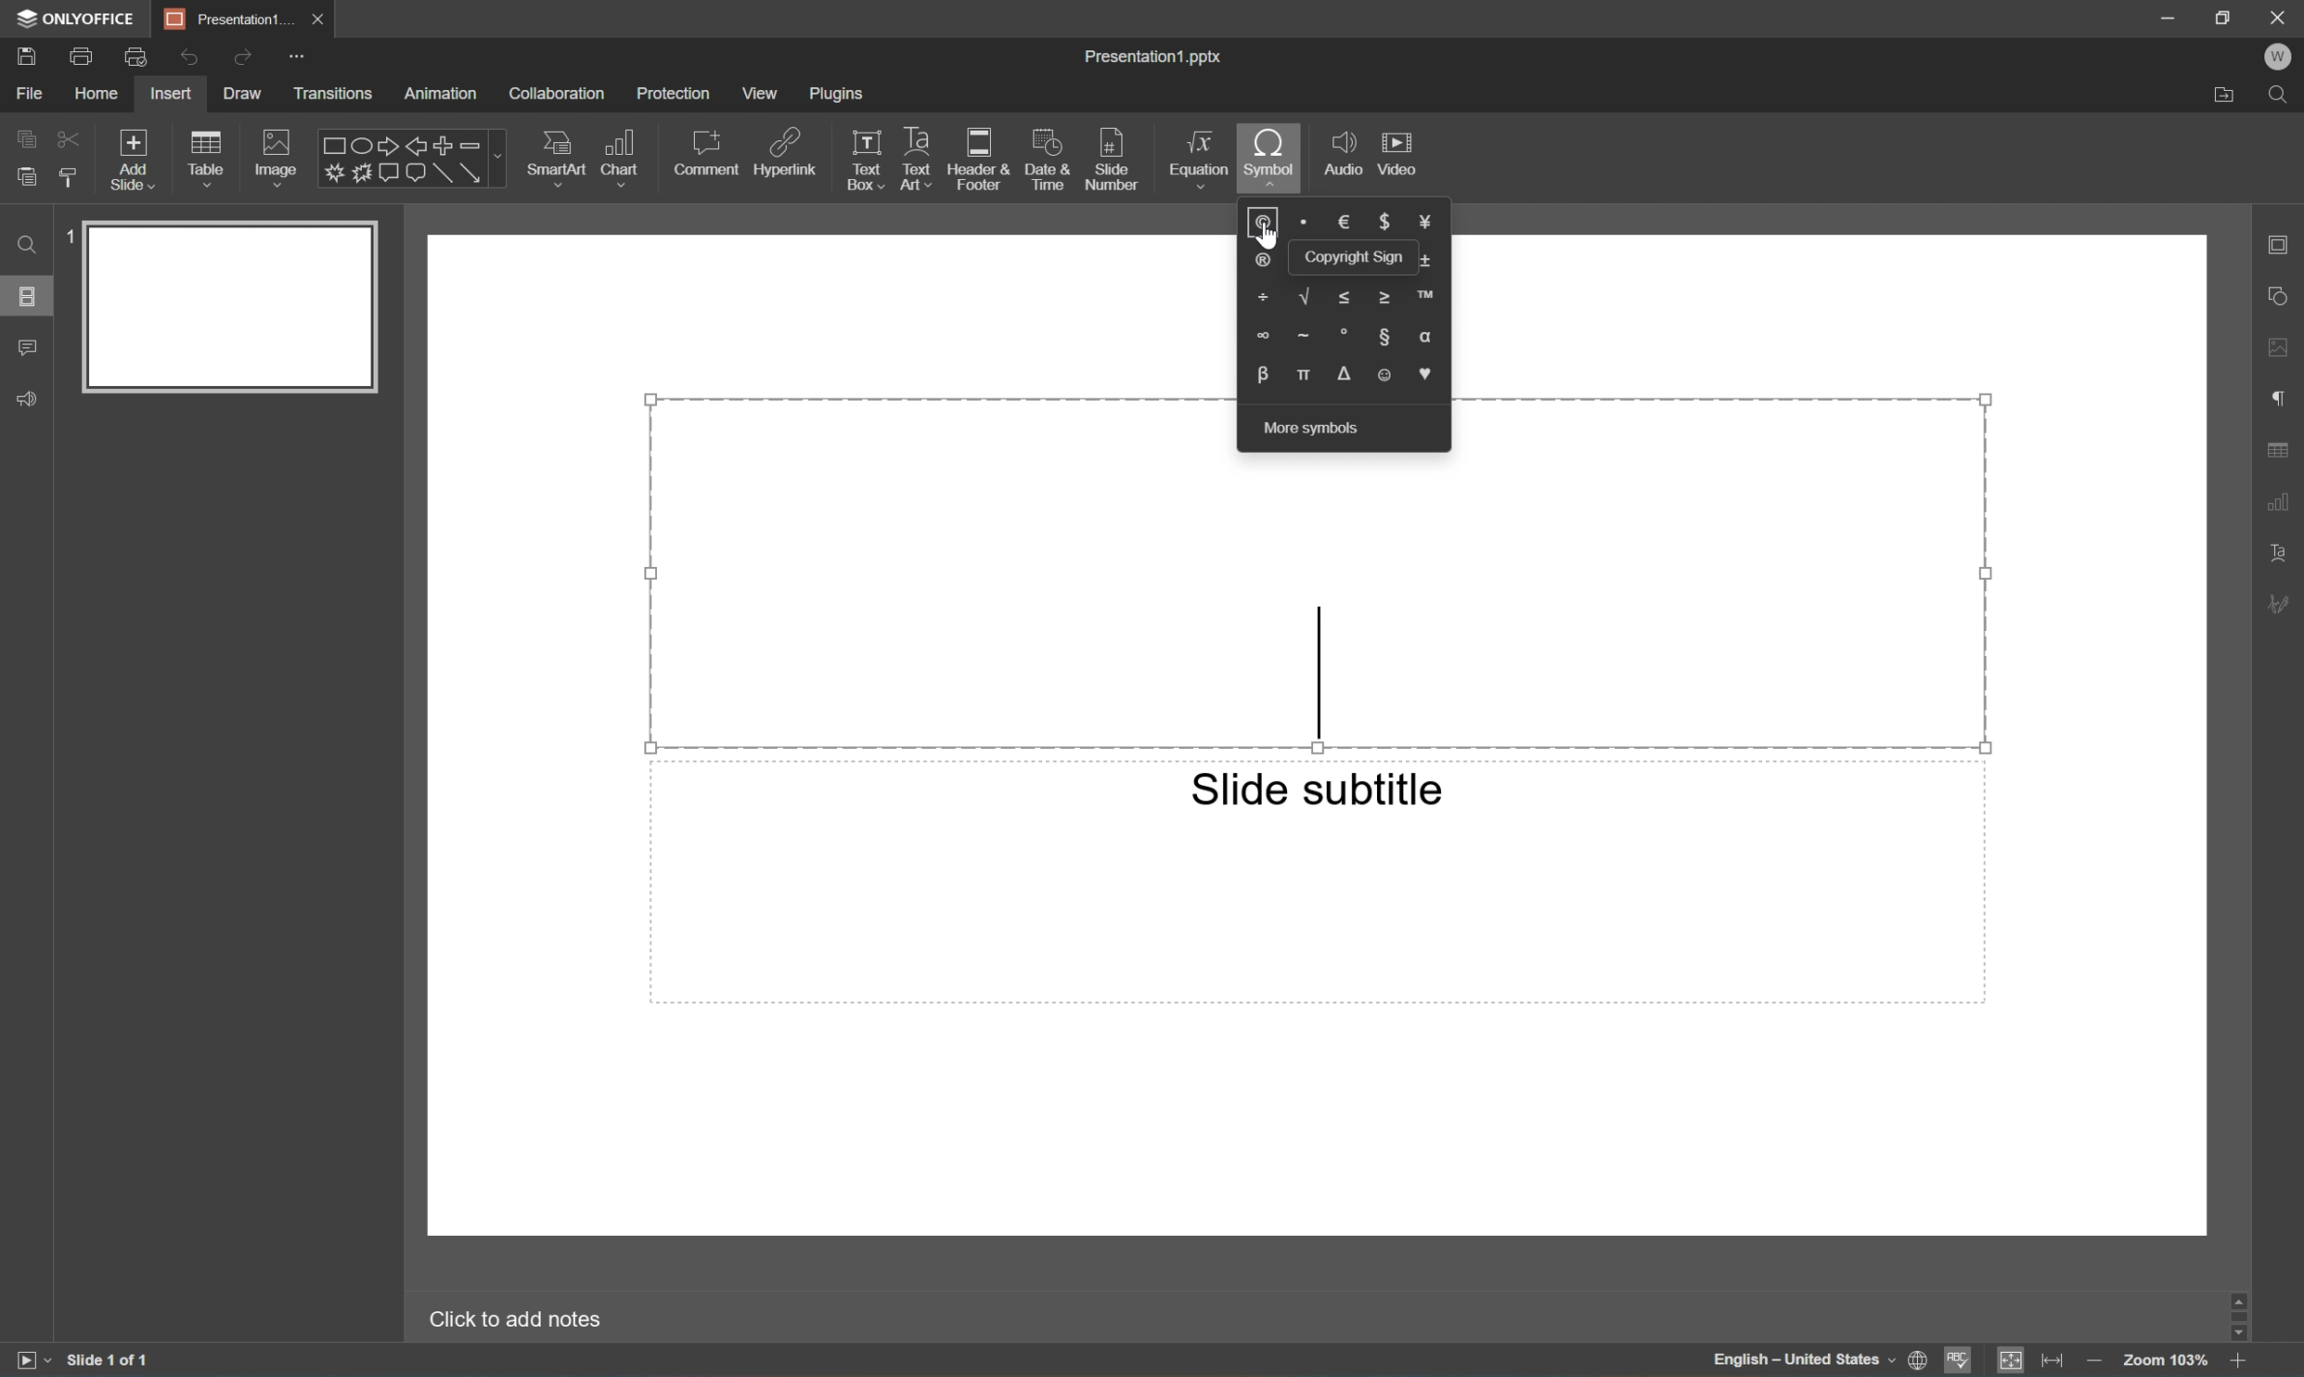 The width and height of the screenshot is (2304, 1377). What do you see at coordinates (28, 56) in the screenshot?
I see `Save` at bounding box center [28, 56].